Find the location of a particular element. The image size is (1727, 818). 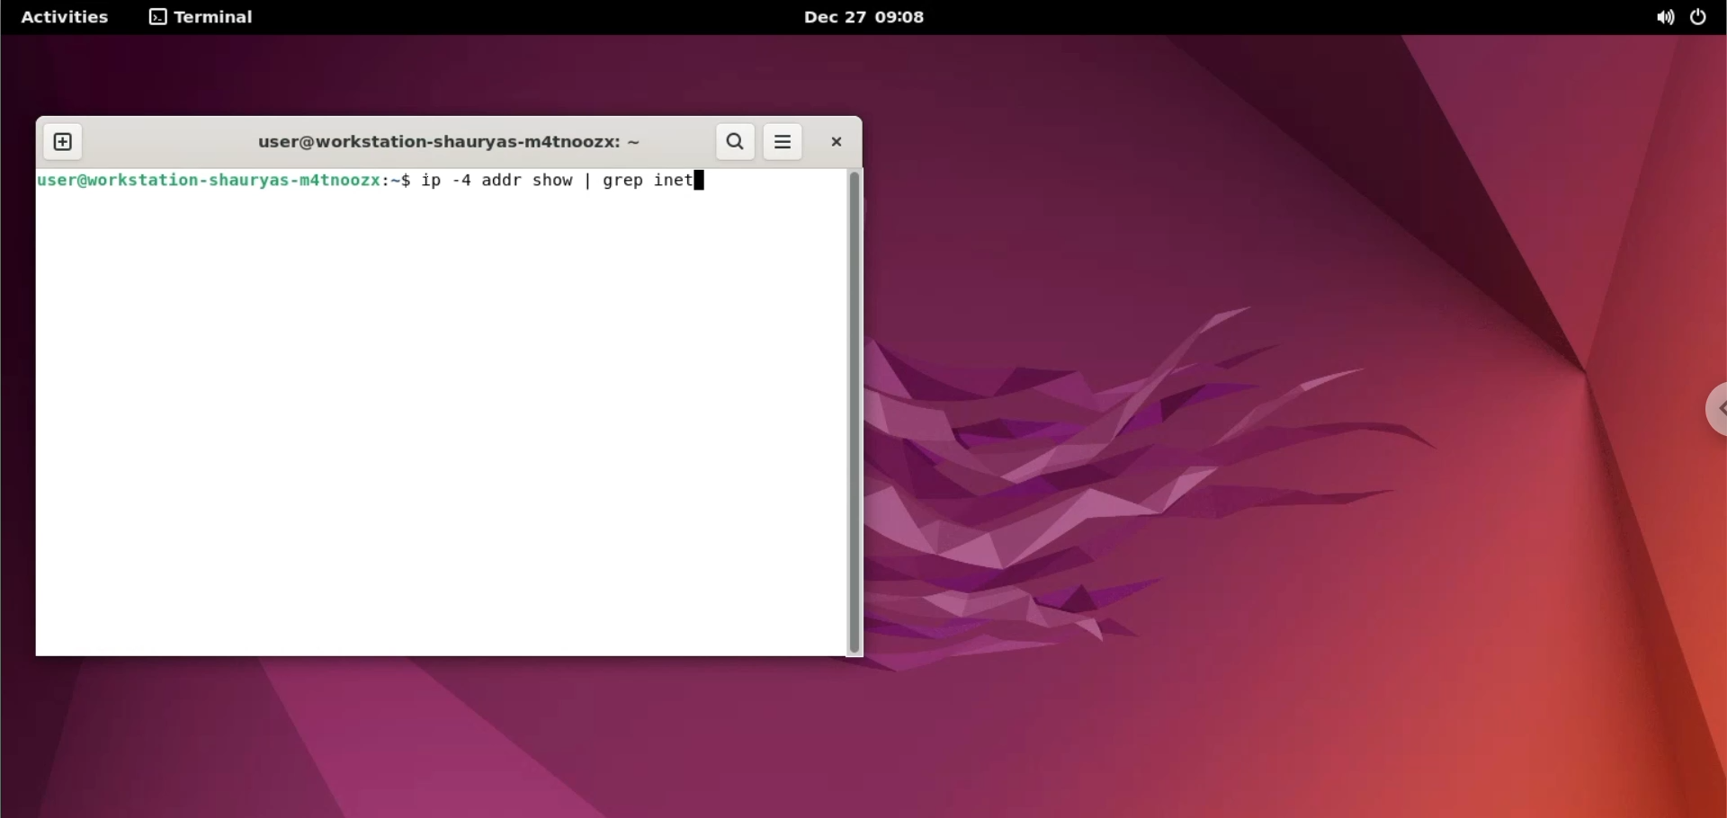

more options is located at coordinates (782, 141).